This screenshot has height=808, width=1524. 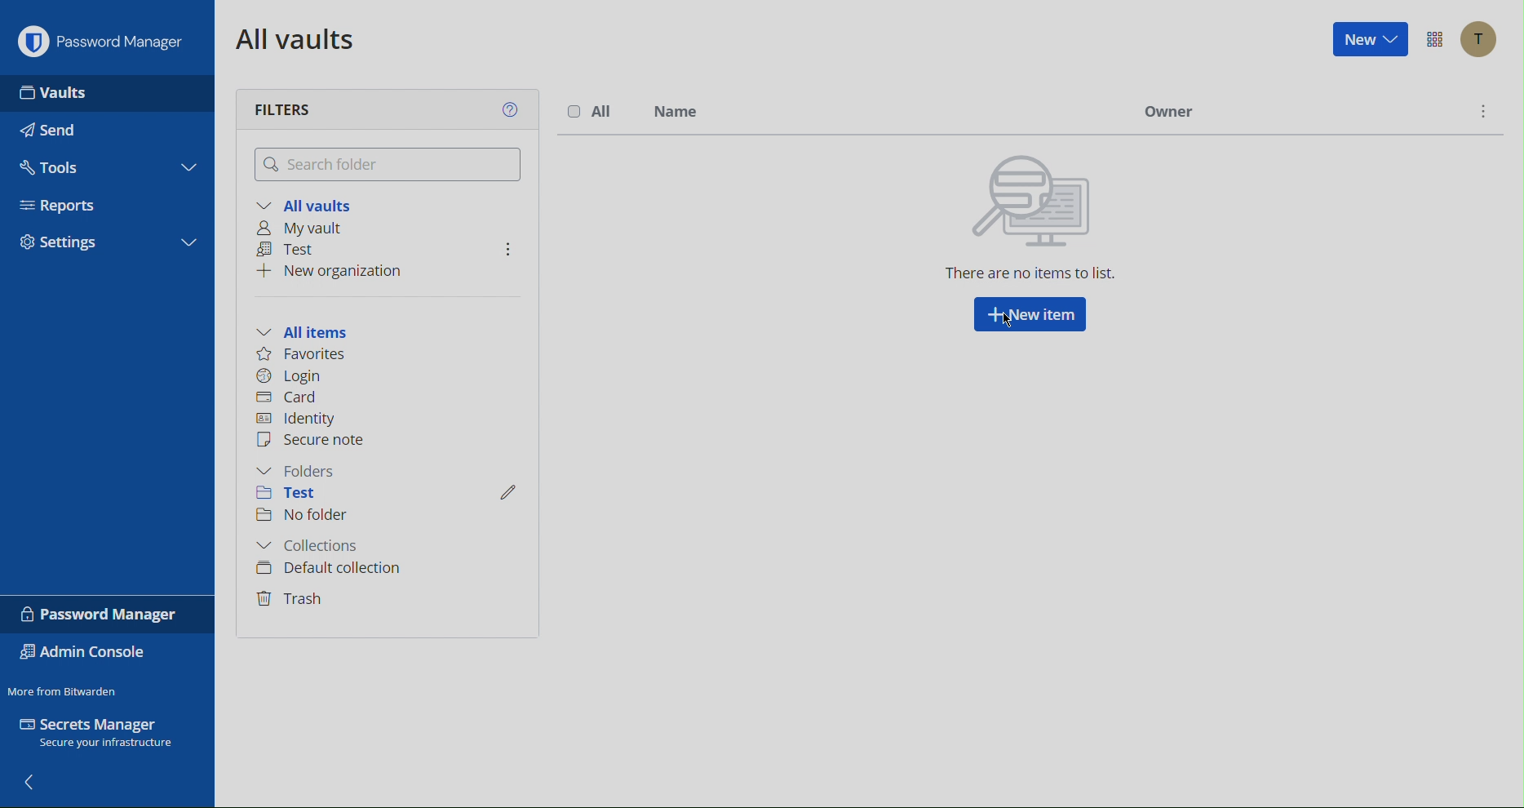 I want to click on Vaults, so click(x=58, y=90).